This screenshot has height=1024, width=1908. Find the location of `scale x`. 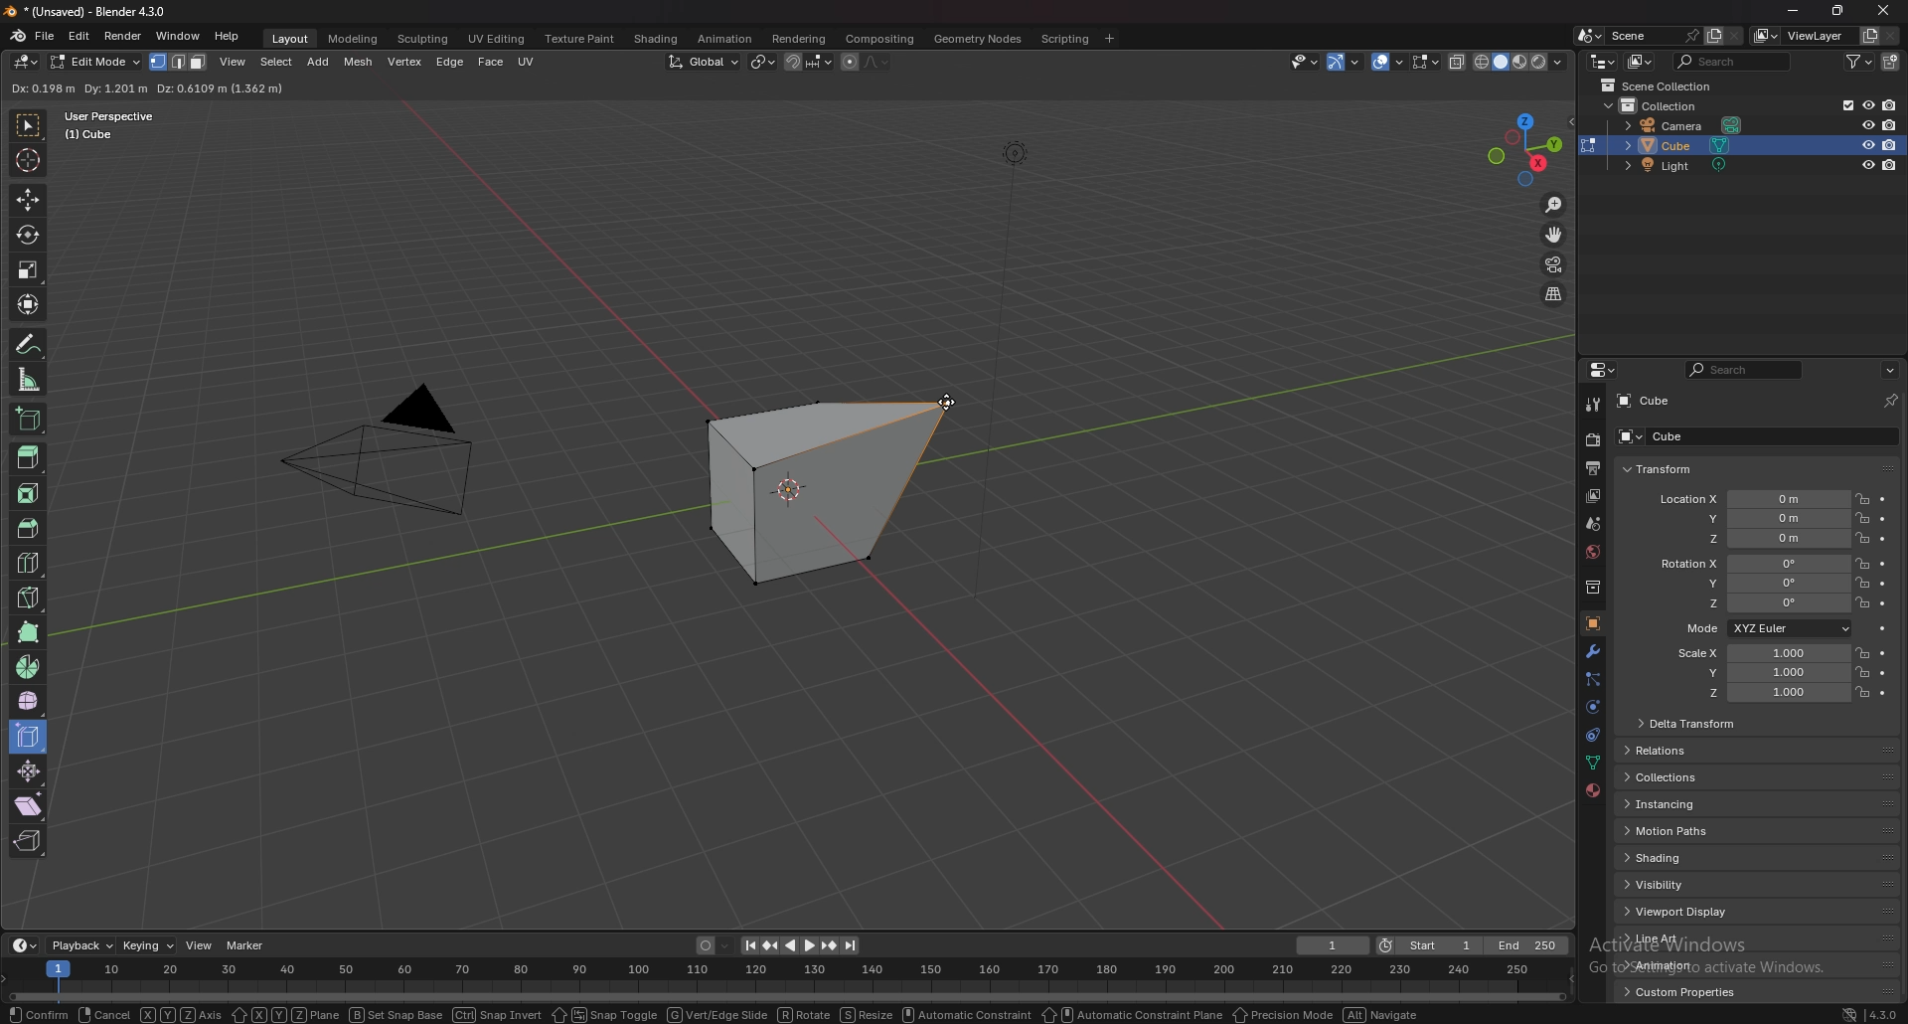

scale x is located at coordinates (1759, 653).